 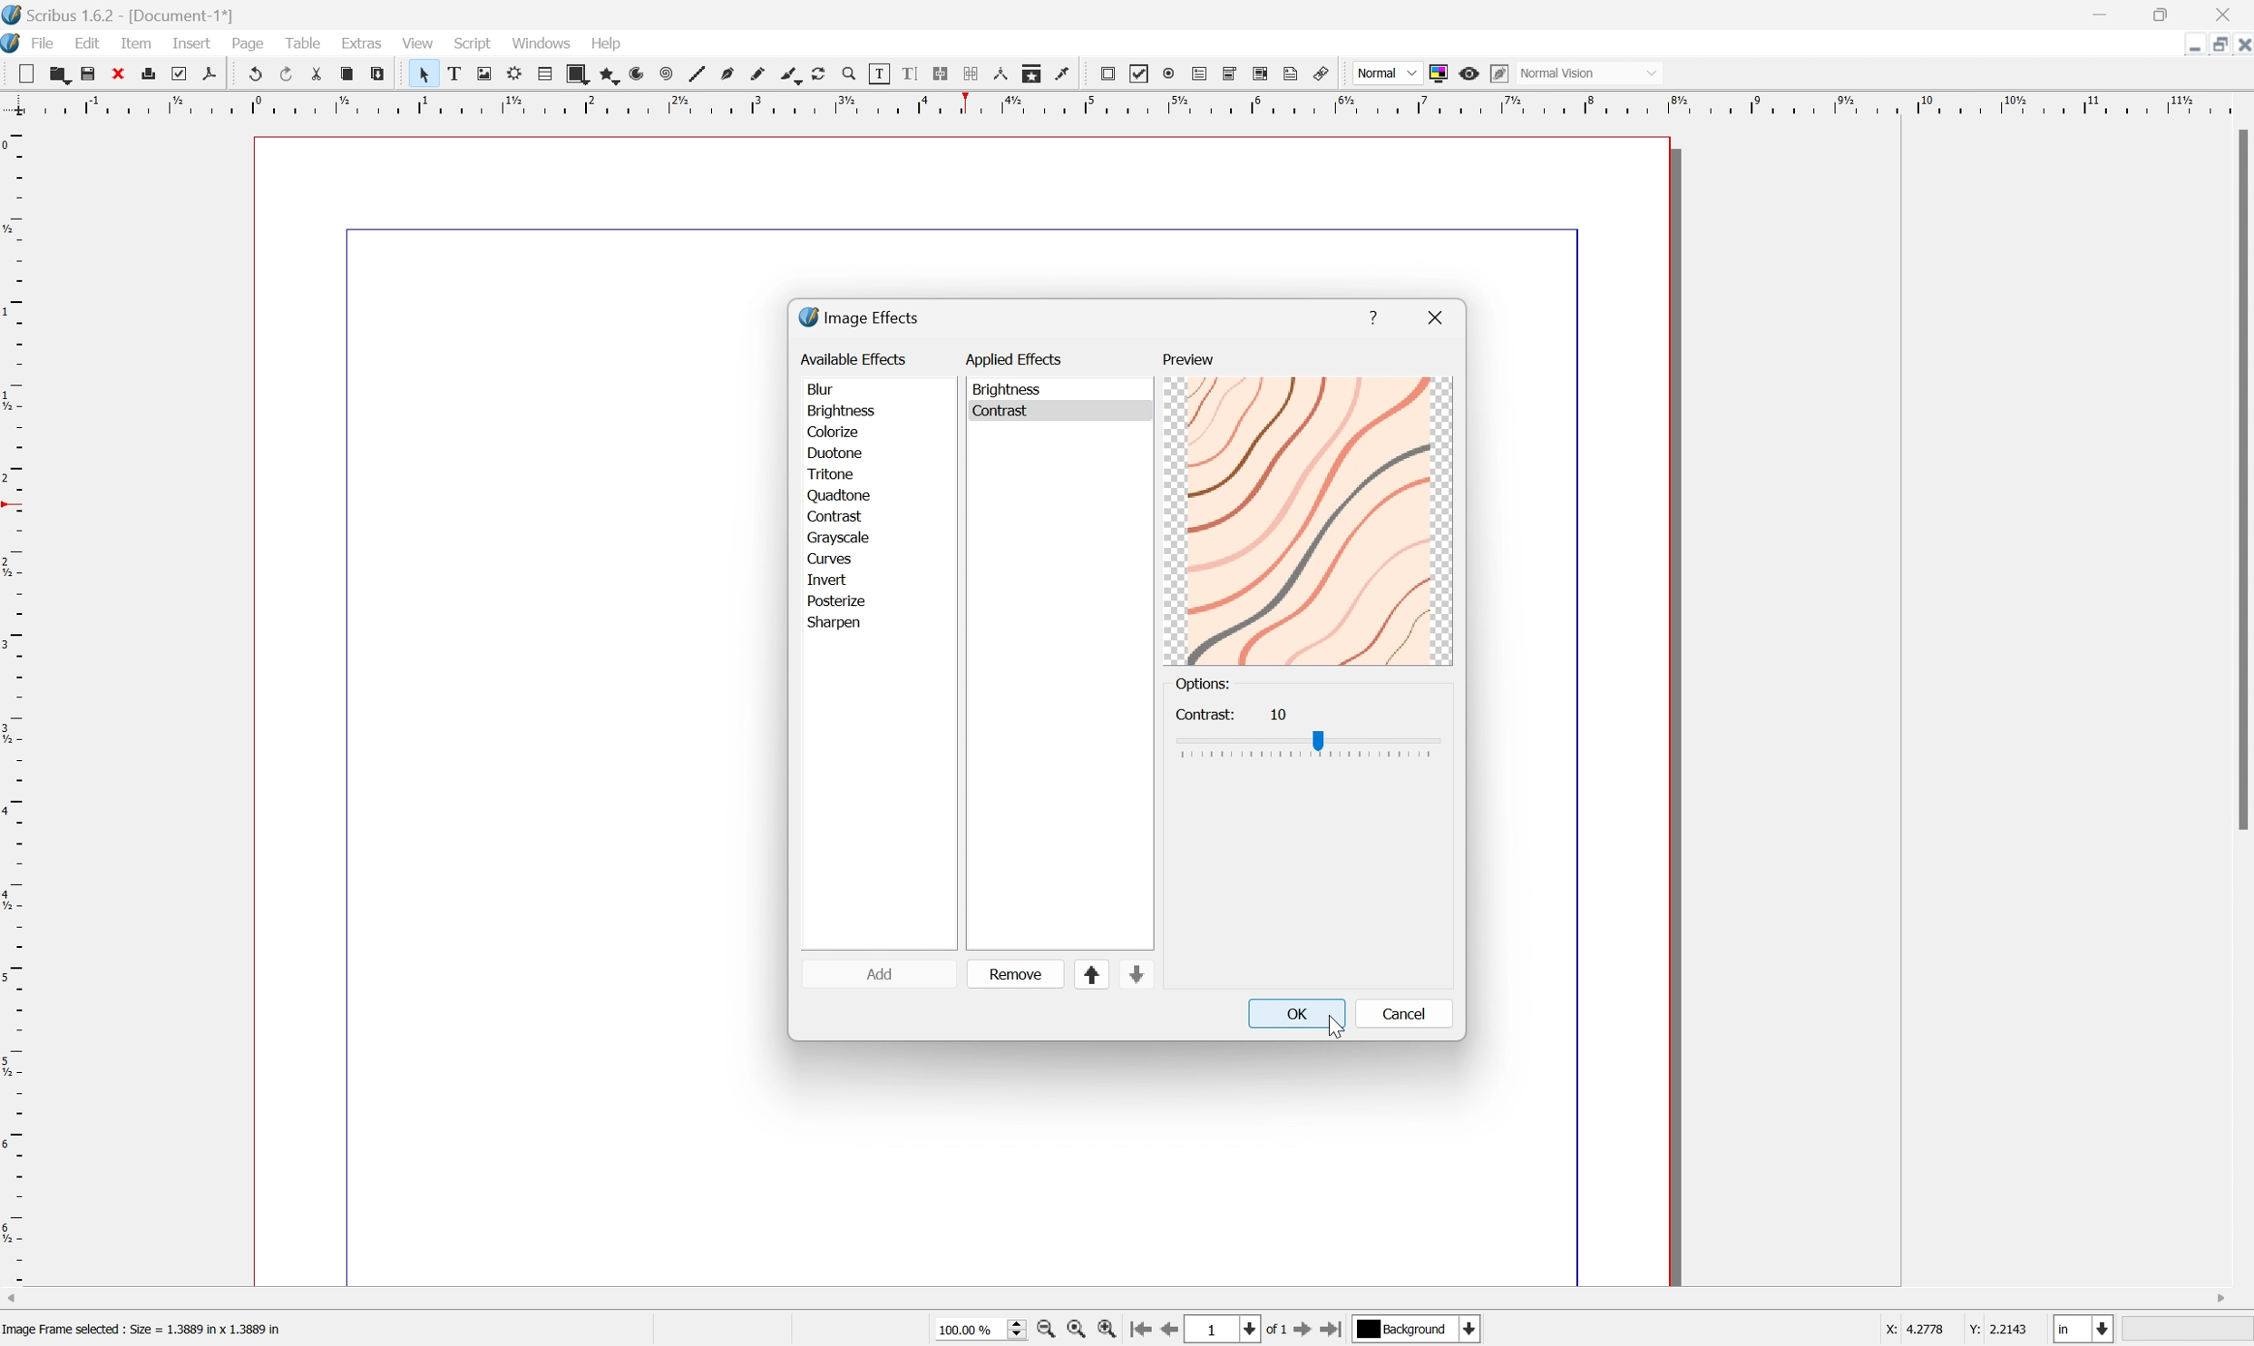 I want to click on Open, so click(x=57, y=73).